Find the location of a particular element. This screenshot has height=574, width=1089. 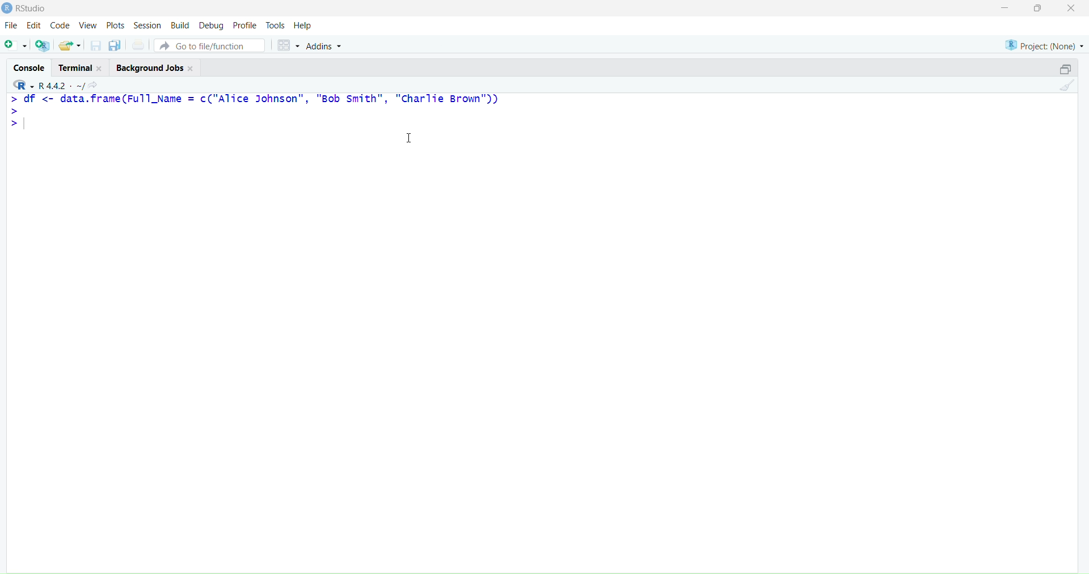

Workspace panes is located at coordinates (288, 45).